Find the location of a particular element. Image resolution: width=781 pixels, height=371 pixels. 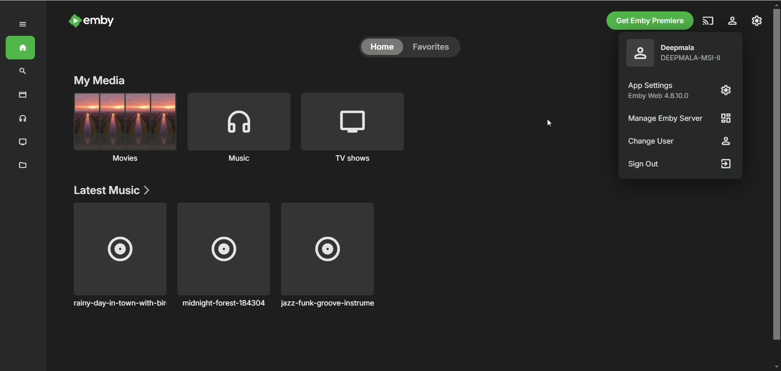

music is located at coordinates (240, 120).